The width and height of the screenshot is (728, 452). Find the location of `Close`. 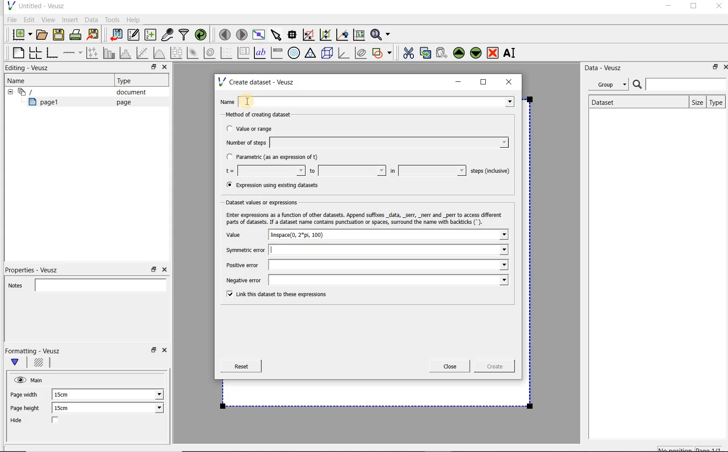

Close is located at coordinates (724, 66).